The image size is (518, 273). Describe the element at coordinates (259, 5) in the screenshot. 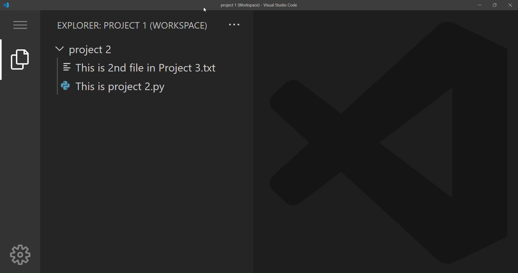

I see `title` at that location.